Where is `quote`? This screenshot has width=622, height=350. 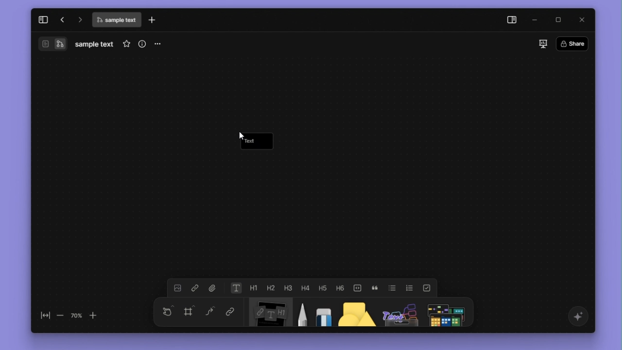
quote is located at coordinates (376, 287).